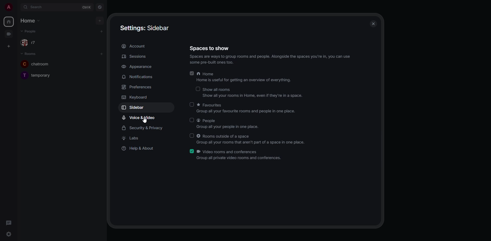 The width and height of the screenshot is (491, 241). What do you see at coordinates (131, 139) in the screenshot?
I see `labs` at bounding box center [131, 139].